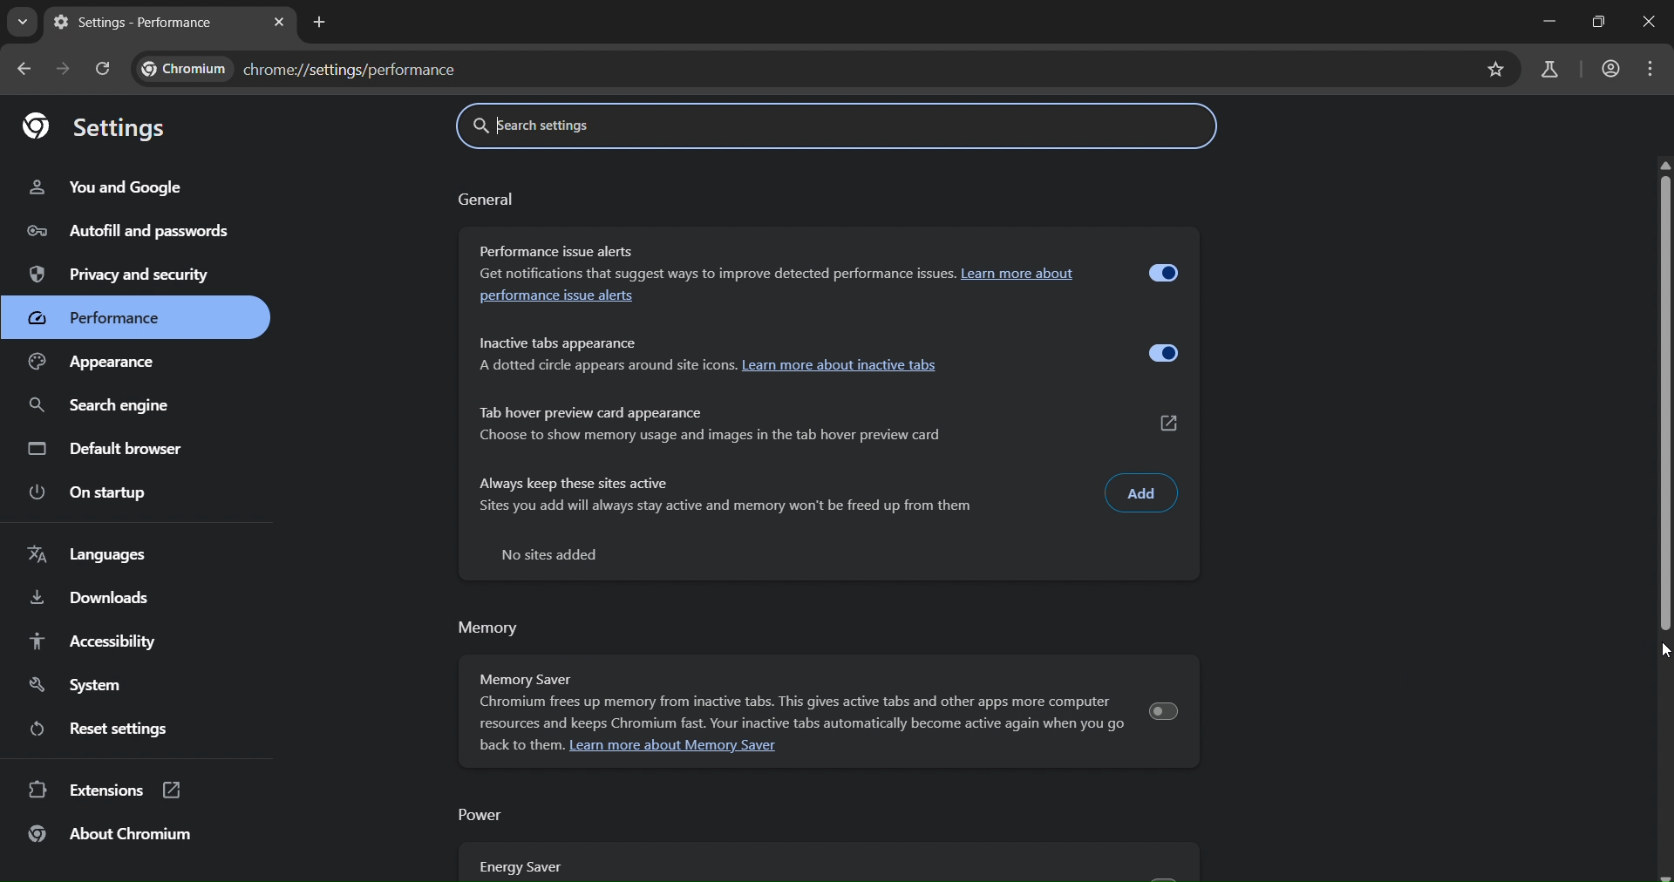  I want to click on you and google, so click(106, 190).